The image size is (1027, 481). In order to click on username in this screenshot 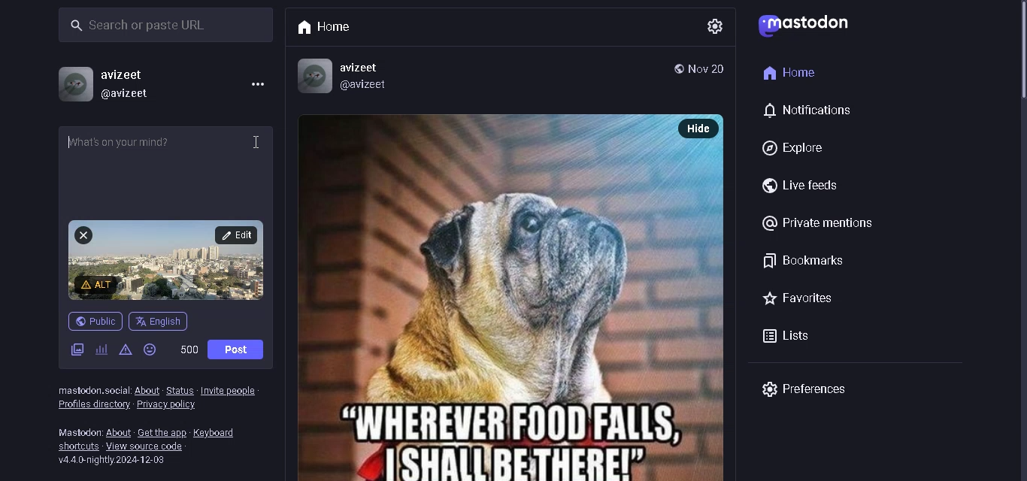, I will do `click(129, 74)`.